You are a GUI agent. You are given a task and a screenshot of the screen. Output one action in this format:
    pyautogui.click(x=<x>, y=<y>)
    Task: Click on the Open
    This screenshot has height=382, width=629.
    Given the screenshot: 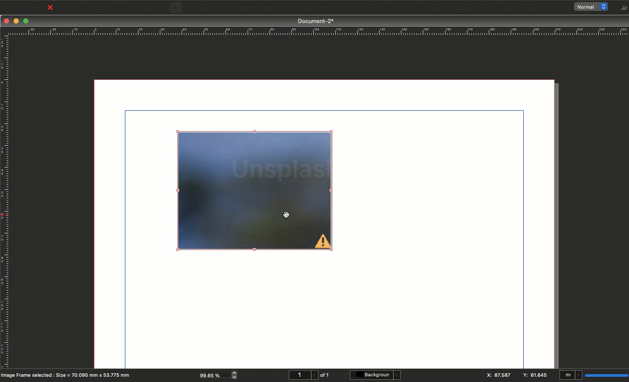 What is the action you would take?
    pyautogui.click(x=23, y=8)
    